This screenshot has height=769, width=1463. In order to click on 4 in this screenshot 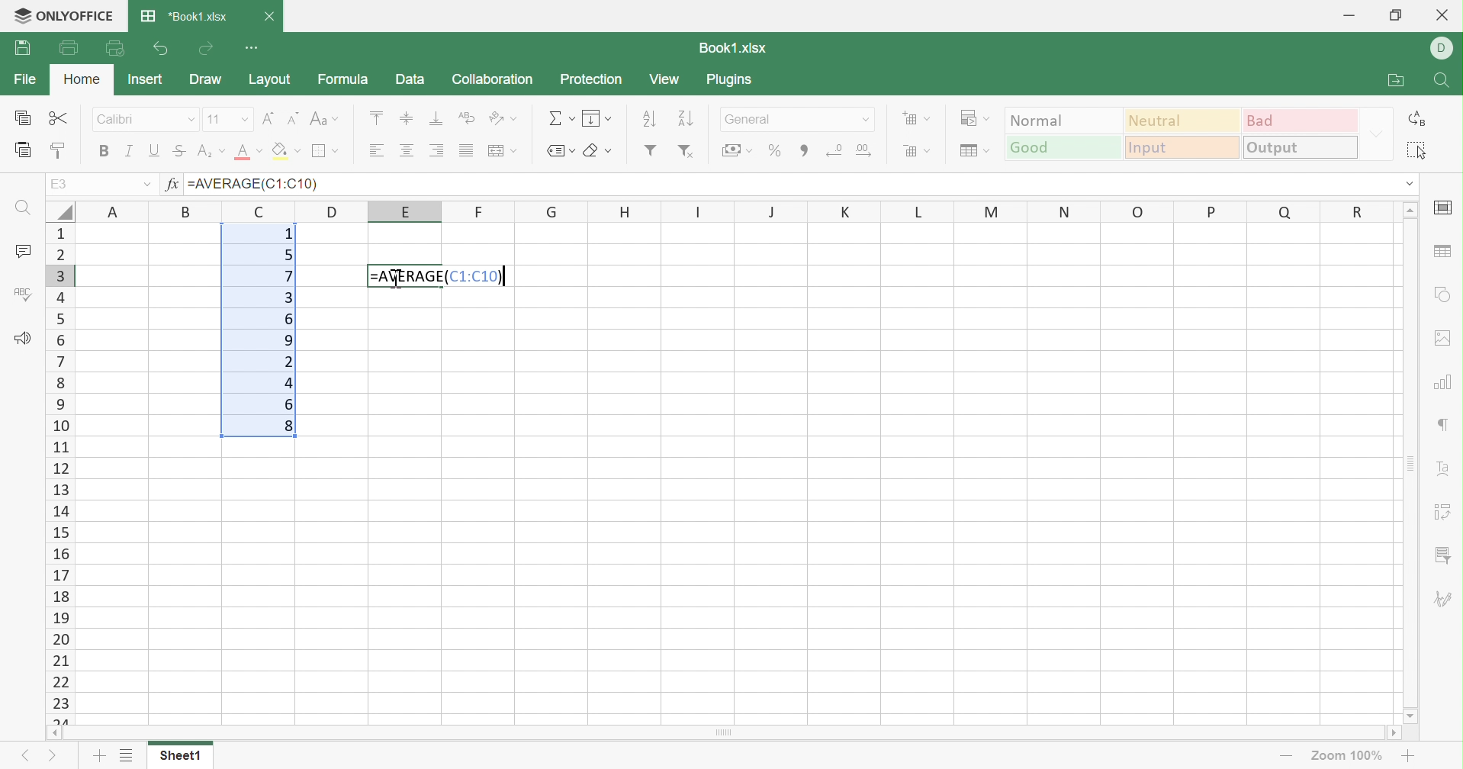, I will do `click(286, 384)`.